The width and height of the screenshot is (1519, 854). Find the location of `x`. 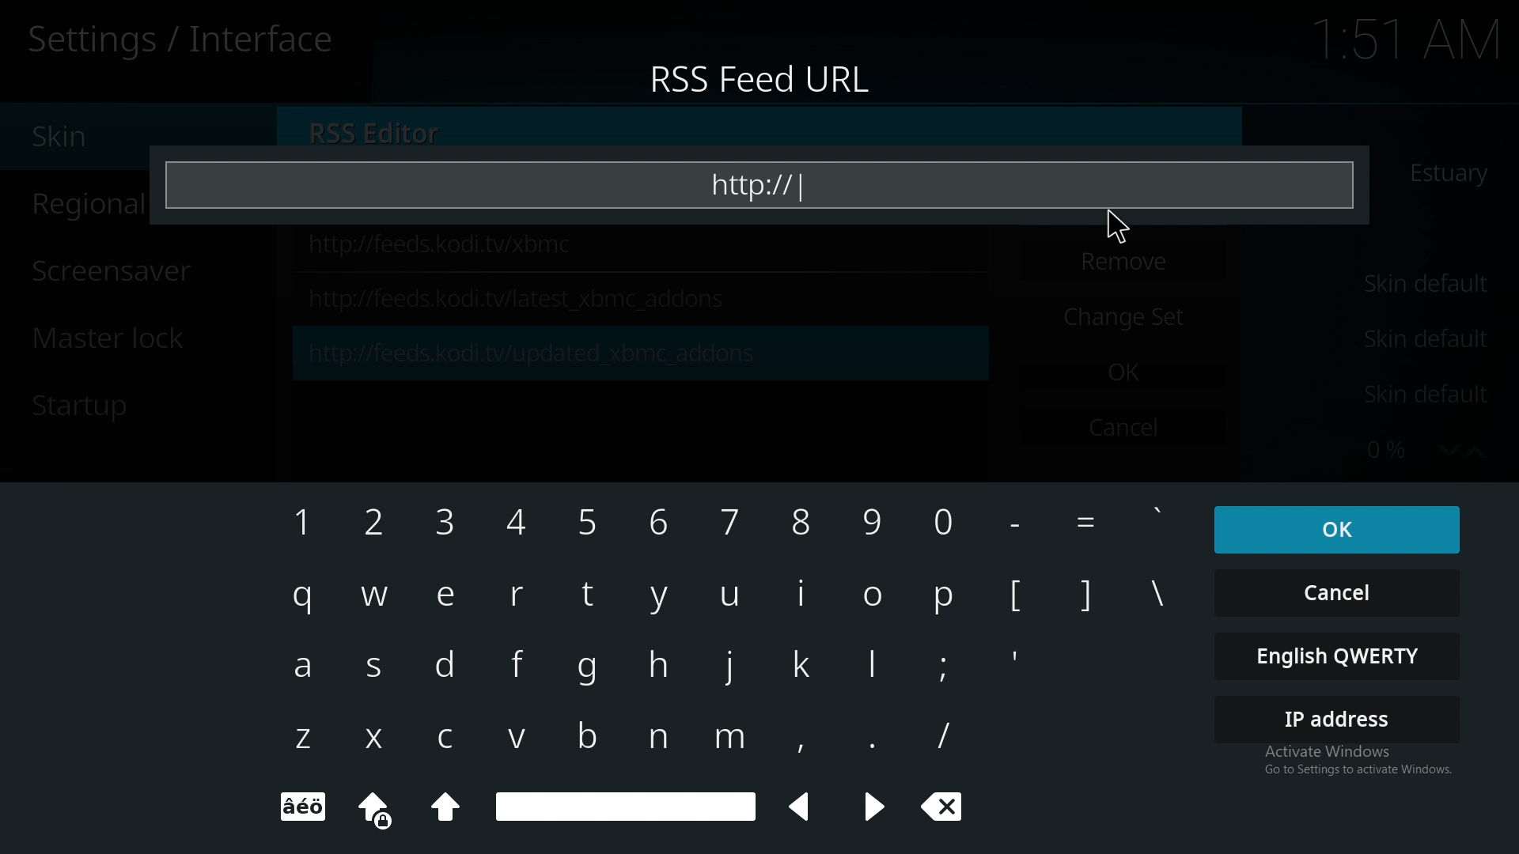

x is located at coordinates (369, 738).